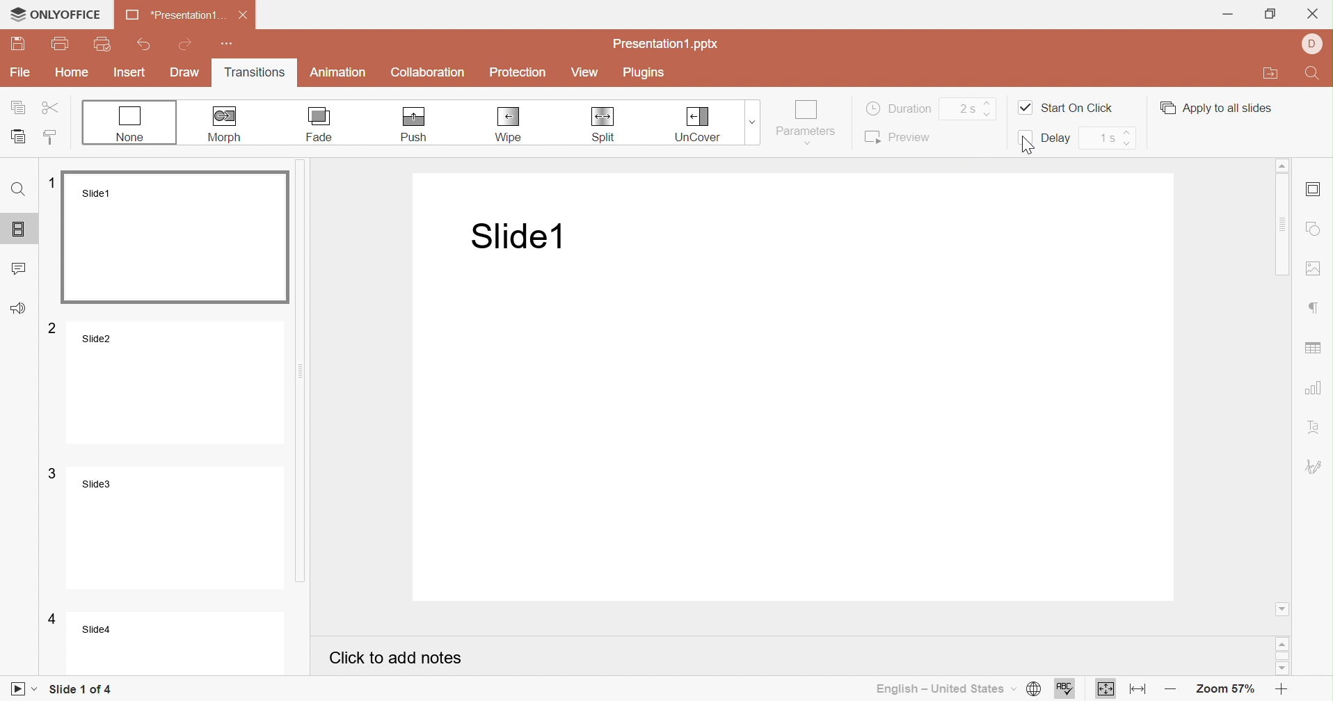 The width and height of the screenshot is (1333, 701). I want to click on Duration, so click(900, 107).